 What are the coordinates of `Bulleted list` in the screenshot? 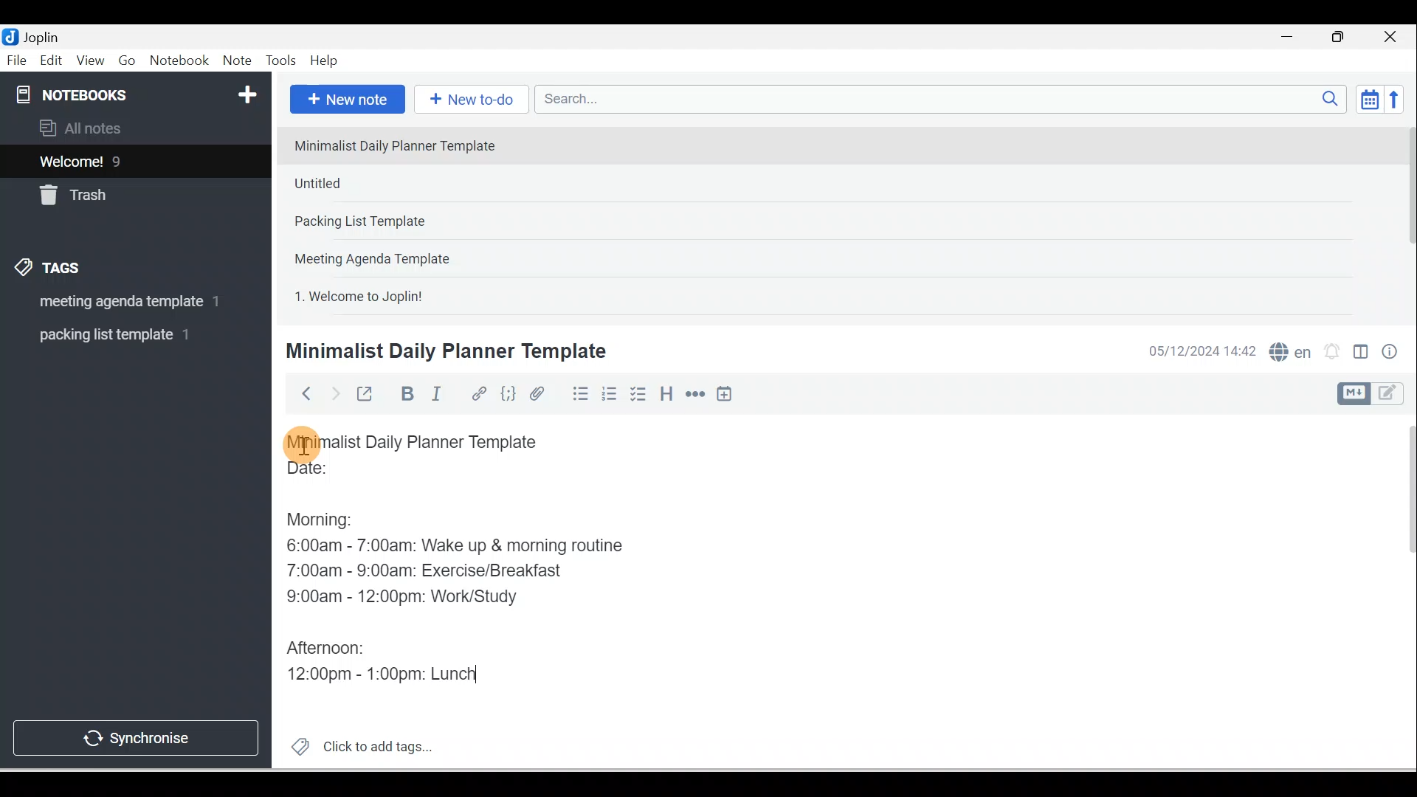 It's located at (577, 393).